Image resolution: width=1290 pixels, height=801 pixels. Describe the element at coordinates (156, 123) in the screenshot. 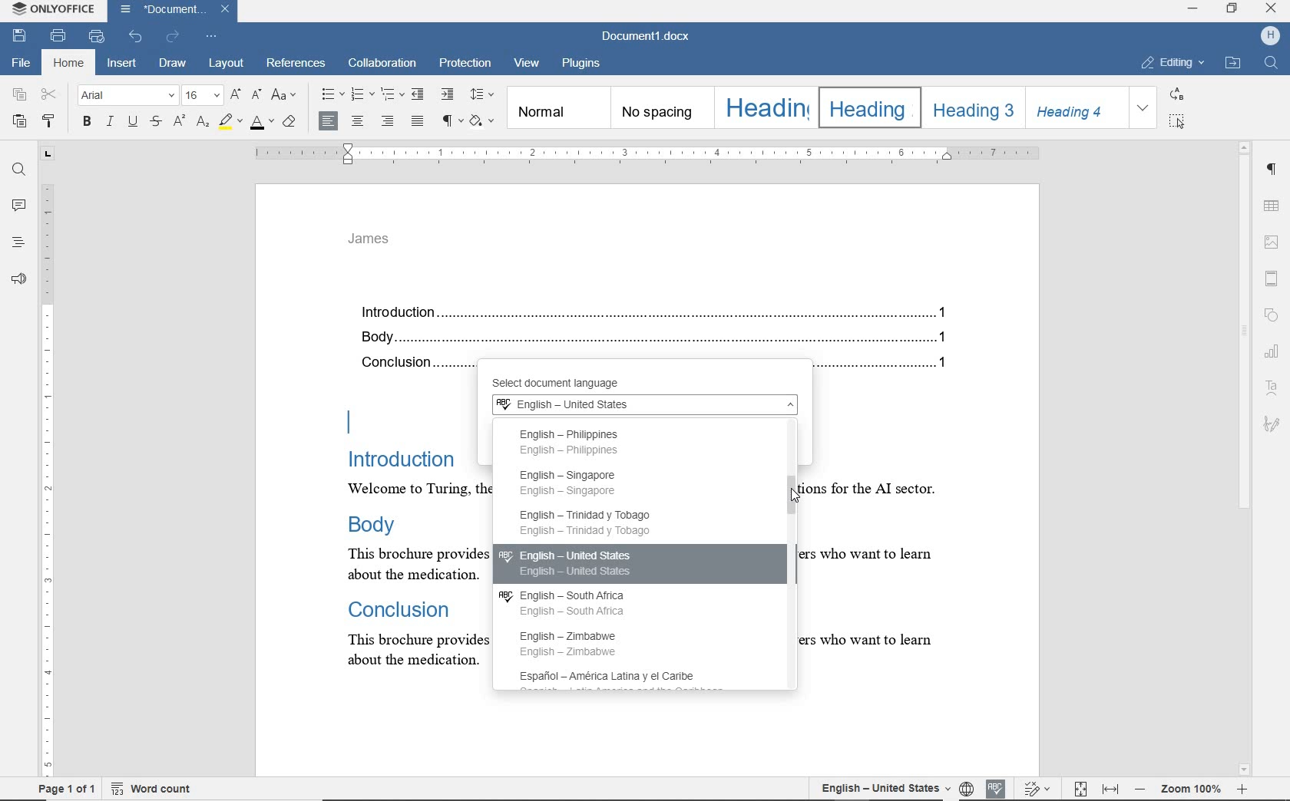

I see `strikethrough` at that location.